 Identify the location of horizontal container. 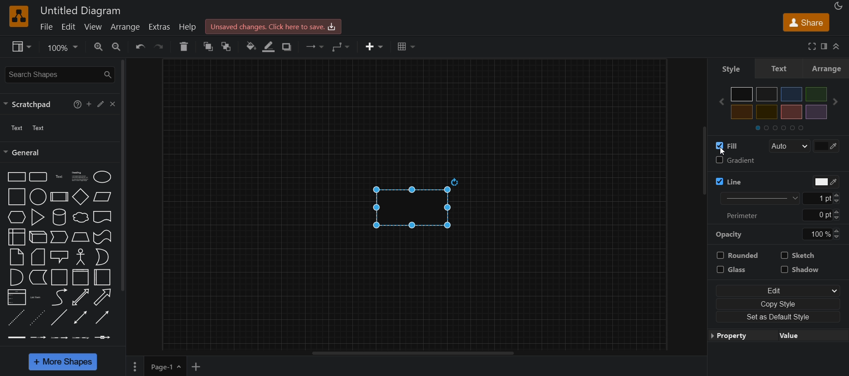
(103, 277).